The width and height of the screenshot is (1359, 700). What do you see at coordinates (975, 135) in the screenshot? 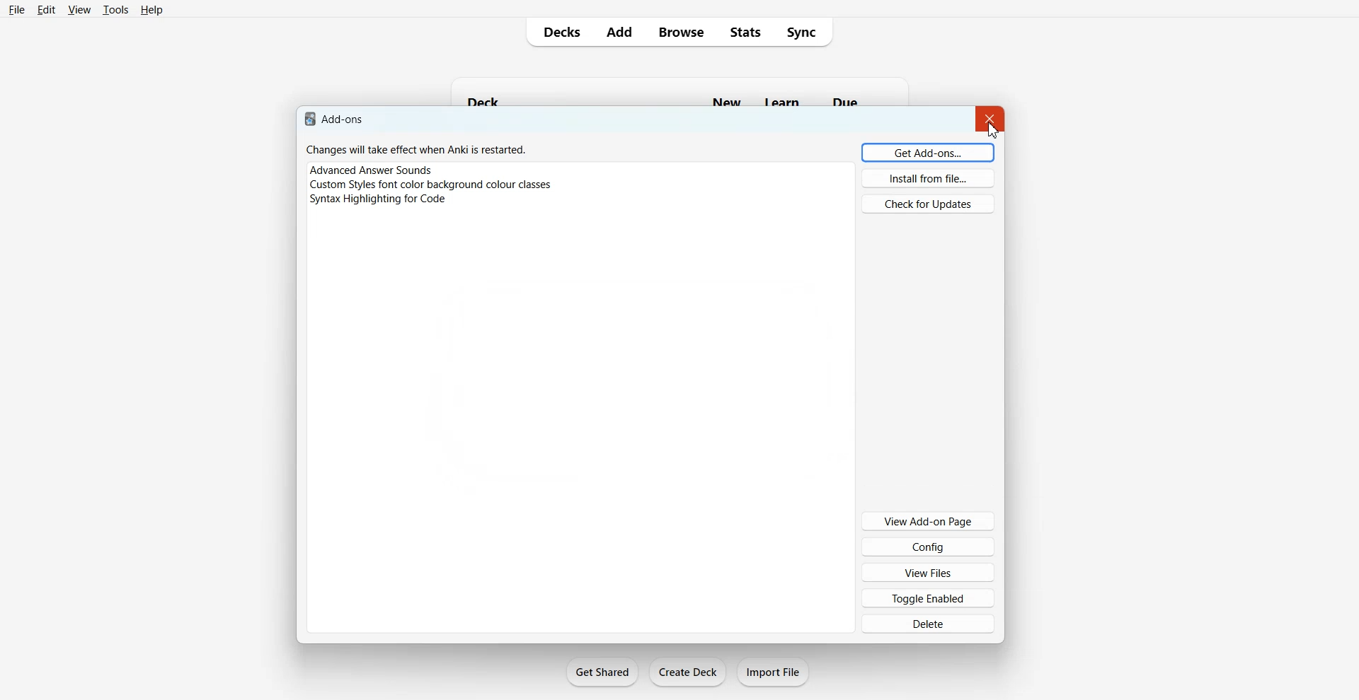
I see `cursor` at bounding box center [975, 135].